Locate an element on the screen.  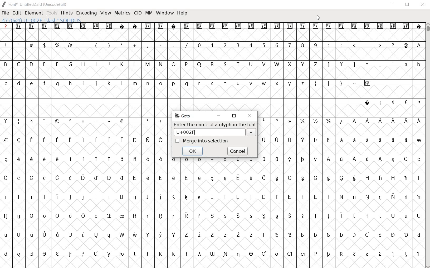
symbols is located at coordinates (278, 120).